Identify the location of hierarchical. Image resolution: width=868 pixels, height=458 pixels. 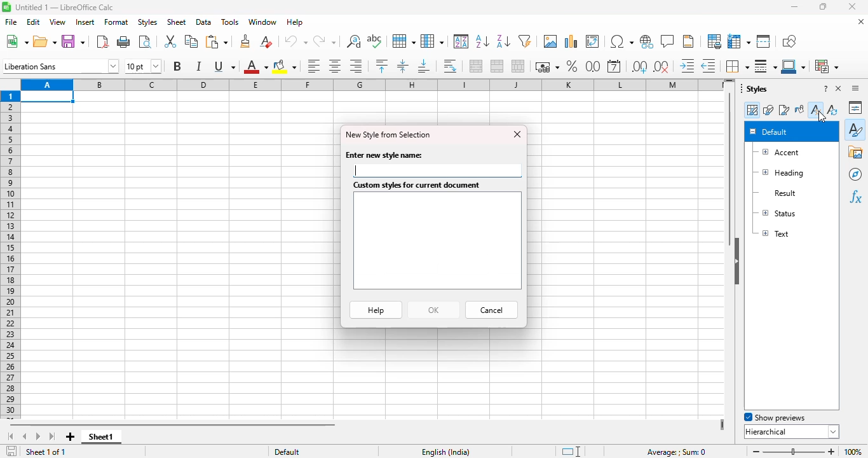
(792, 431).